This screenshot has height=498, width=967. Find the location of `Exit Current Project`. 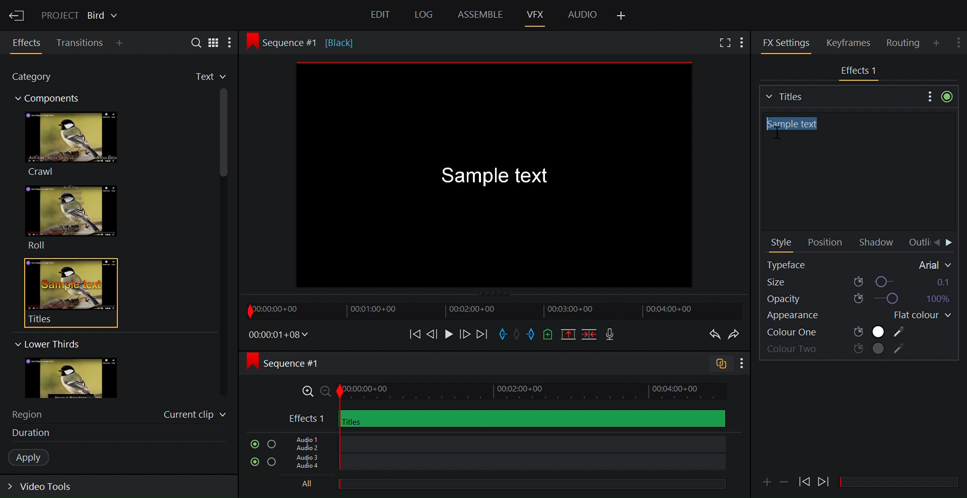

Exit Current Project is located at coordinates (18, 14).